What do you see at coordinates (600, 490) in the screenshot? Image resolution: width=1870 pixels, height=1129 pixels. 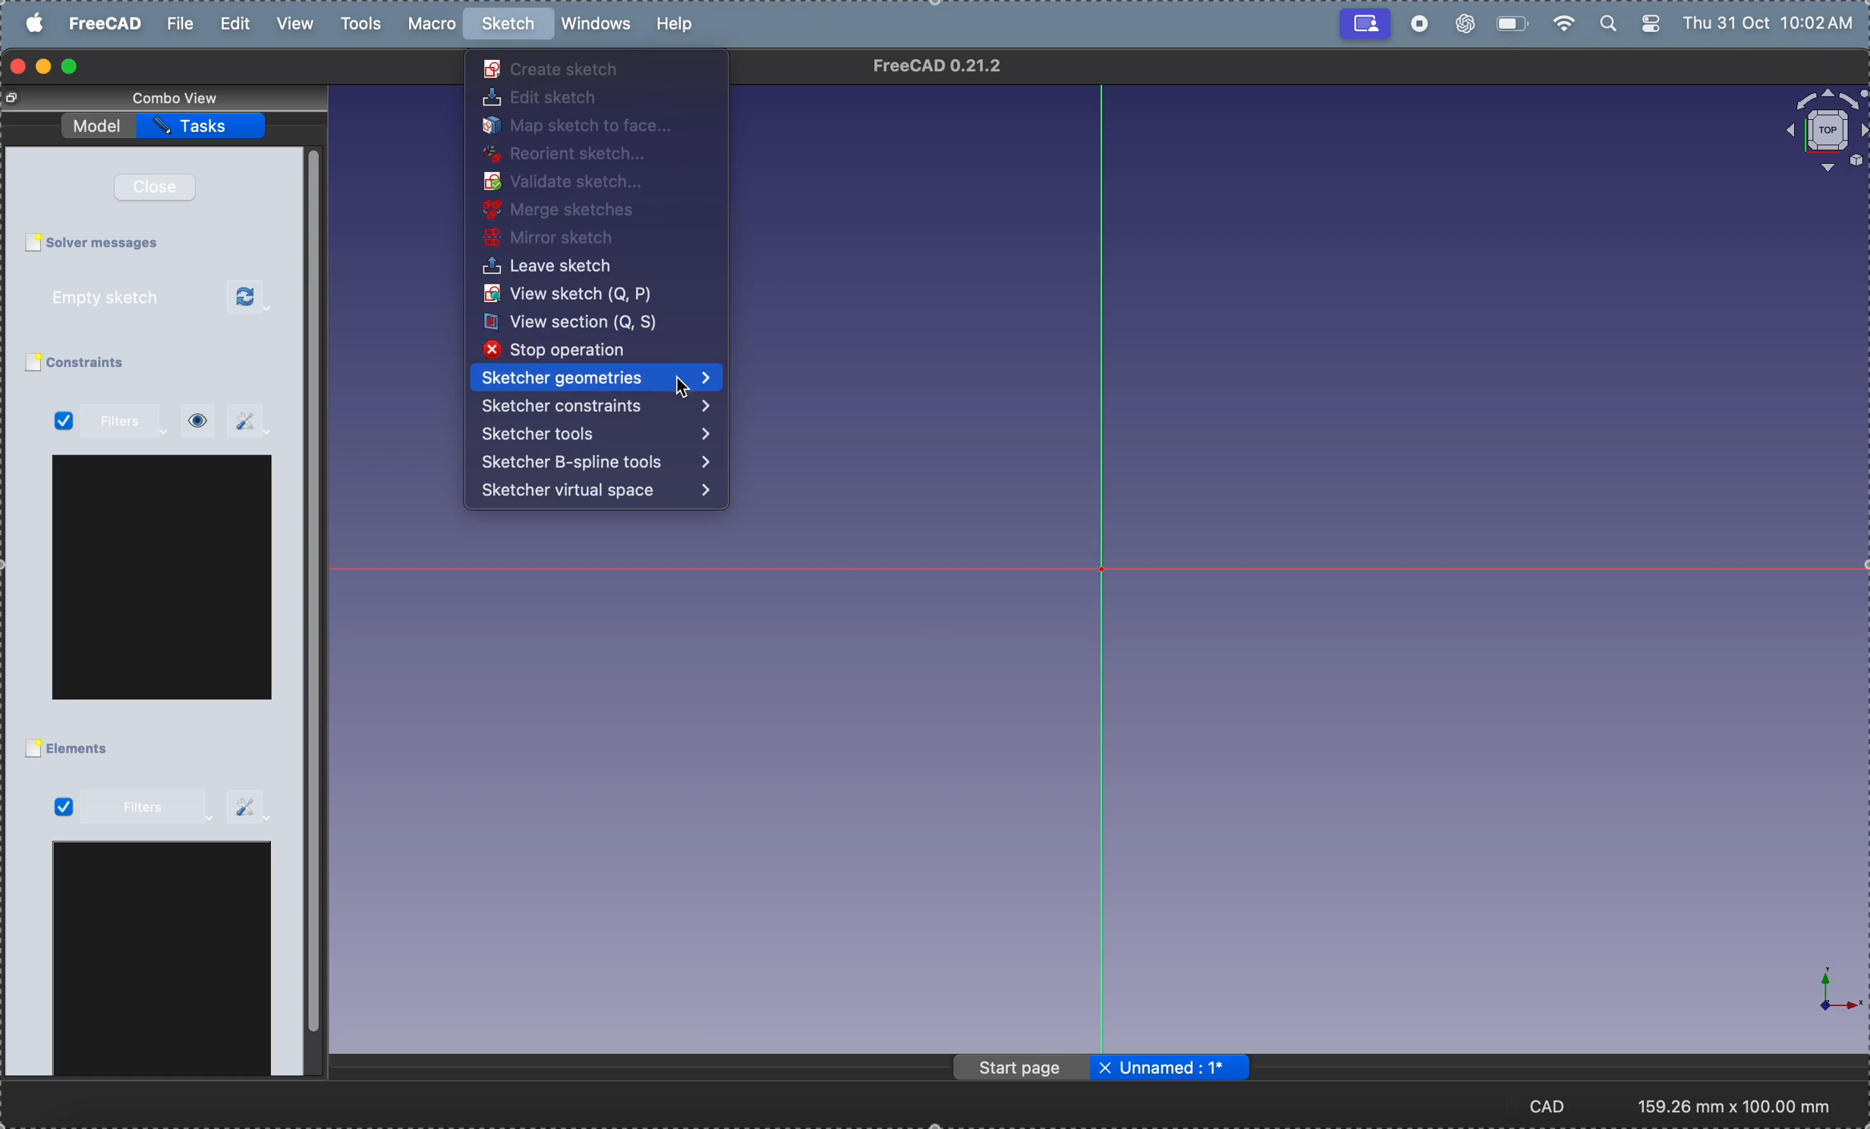 I see `sketcher virtual space` at bounding box center [600, 490].